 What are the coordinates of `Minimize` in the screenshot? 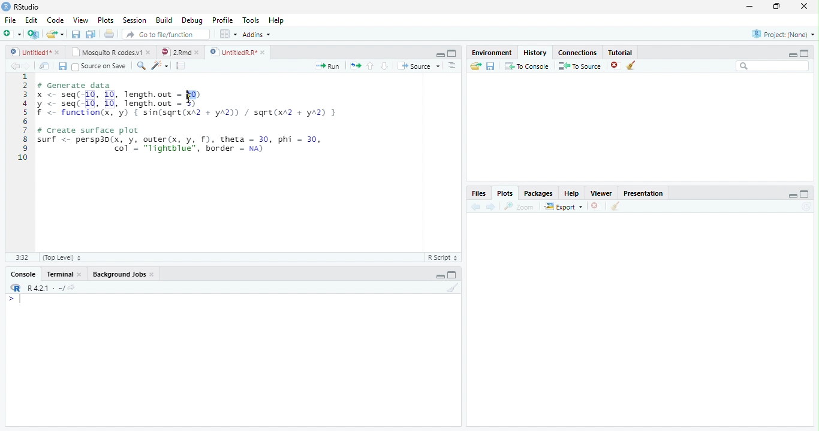 It's located at (440, 276).